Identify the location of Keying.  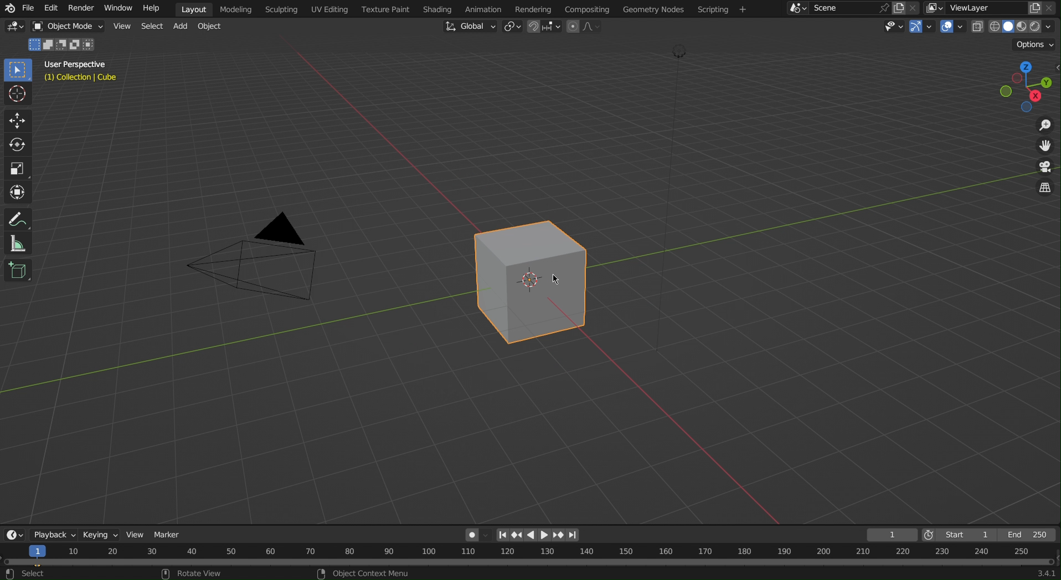
(101, 536).